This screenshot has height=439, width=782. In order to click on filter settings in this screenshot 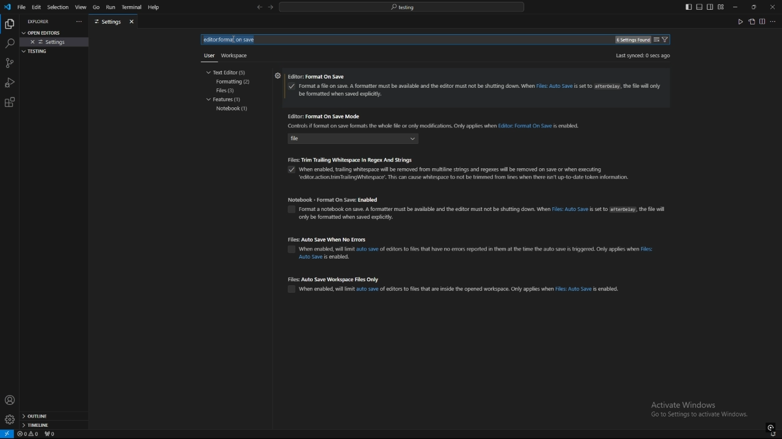, I will do `click(667, 40)`.